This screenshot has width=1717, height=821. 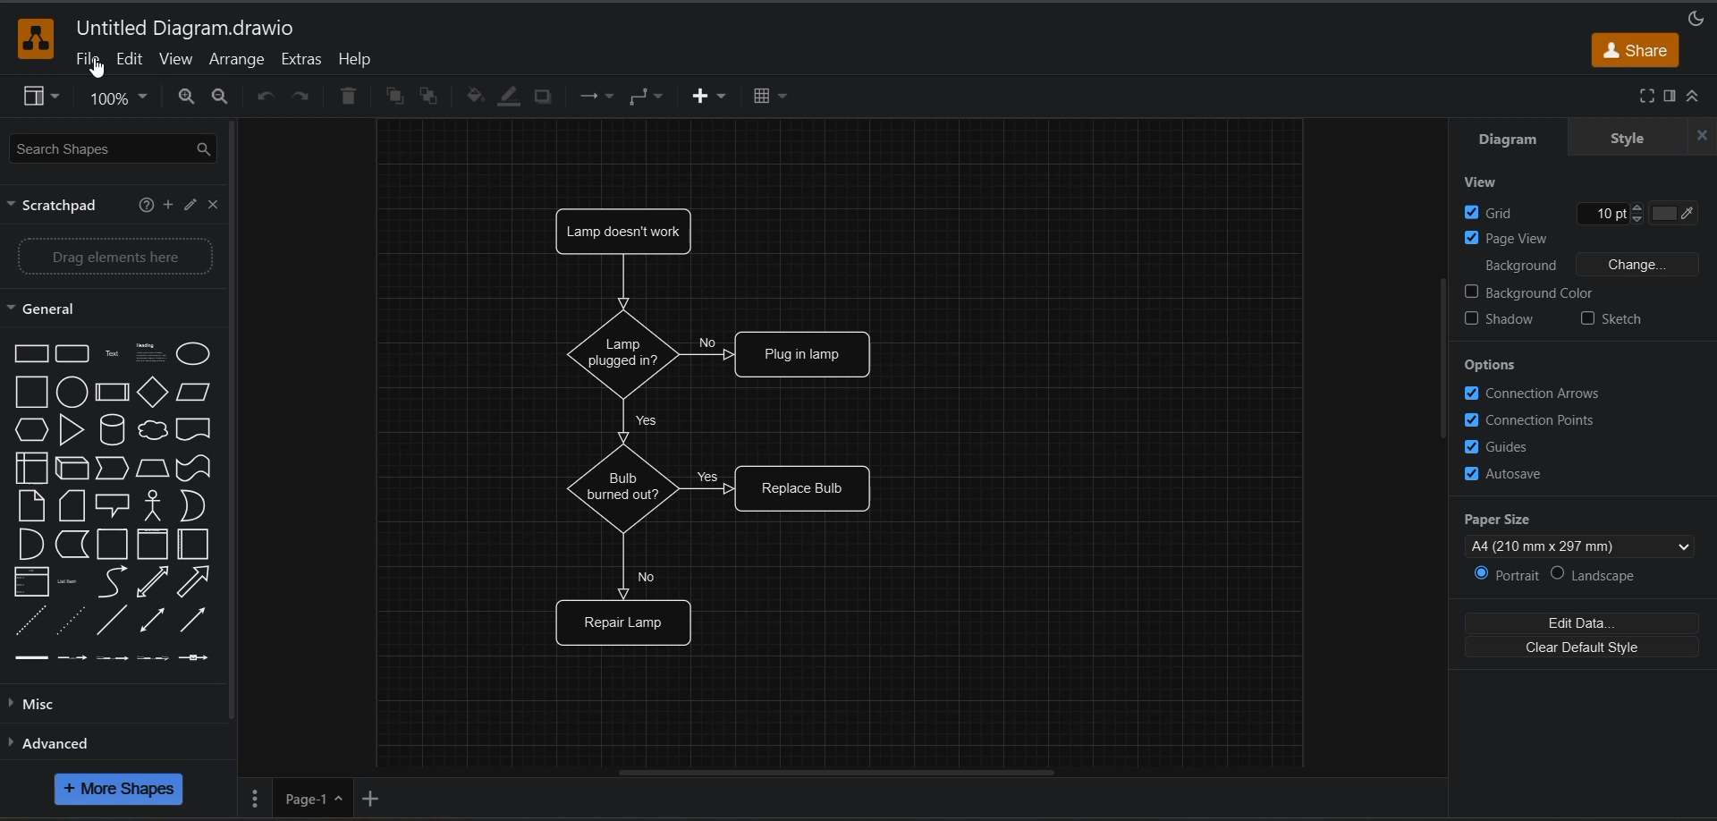 I want to click on page, so click(x=312, y=798).